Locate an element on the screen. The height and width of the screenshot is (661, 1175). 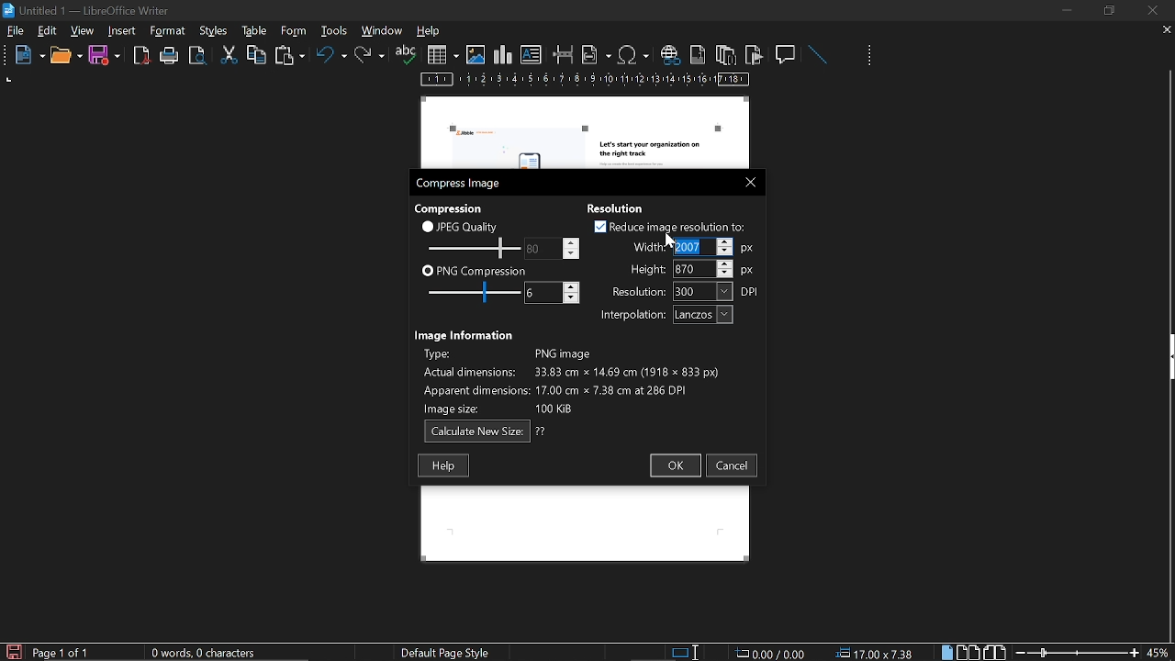
change jpeg quality  is located at coordinates (553, 248).